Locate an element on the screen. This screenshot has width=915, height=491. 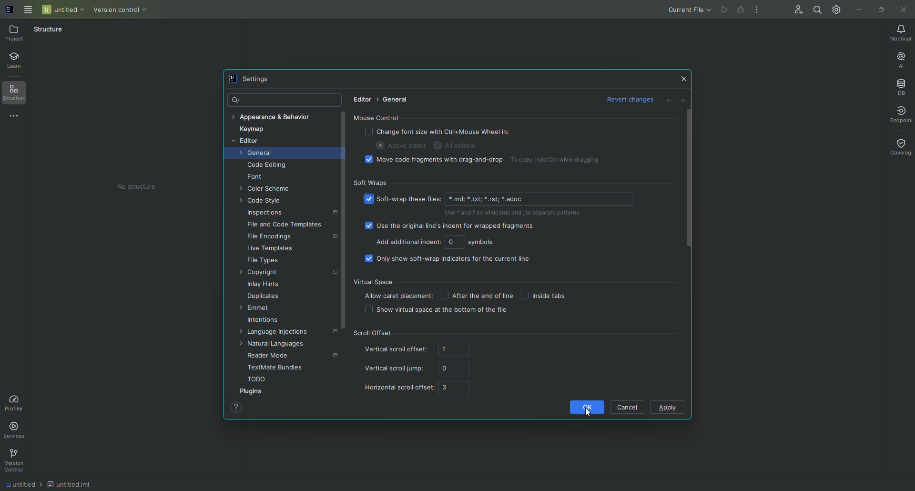
Color Scheme is located at coordinates (268, 190).